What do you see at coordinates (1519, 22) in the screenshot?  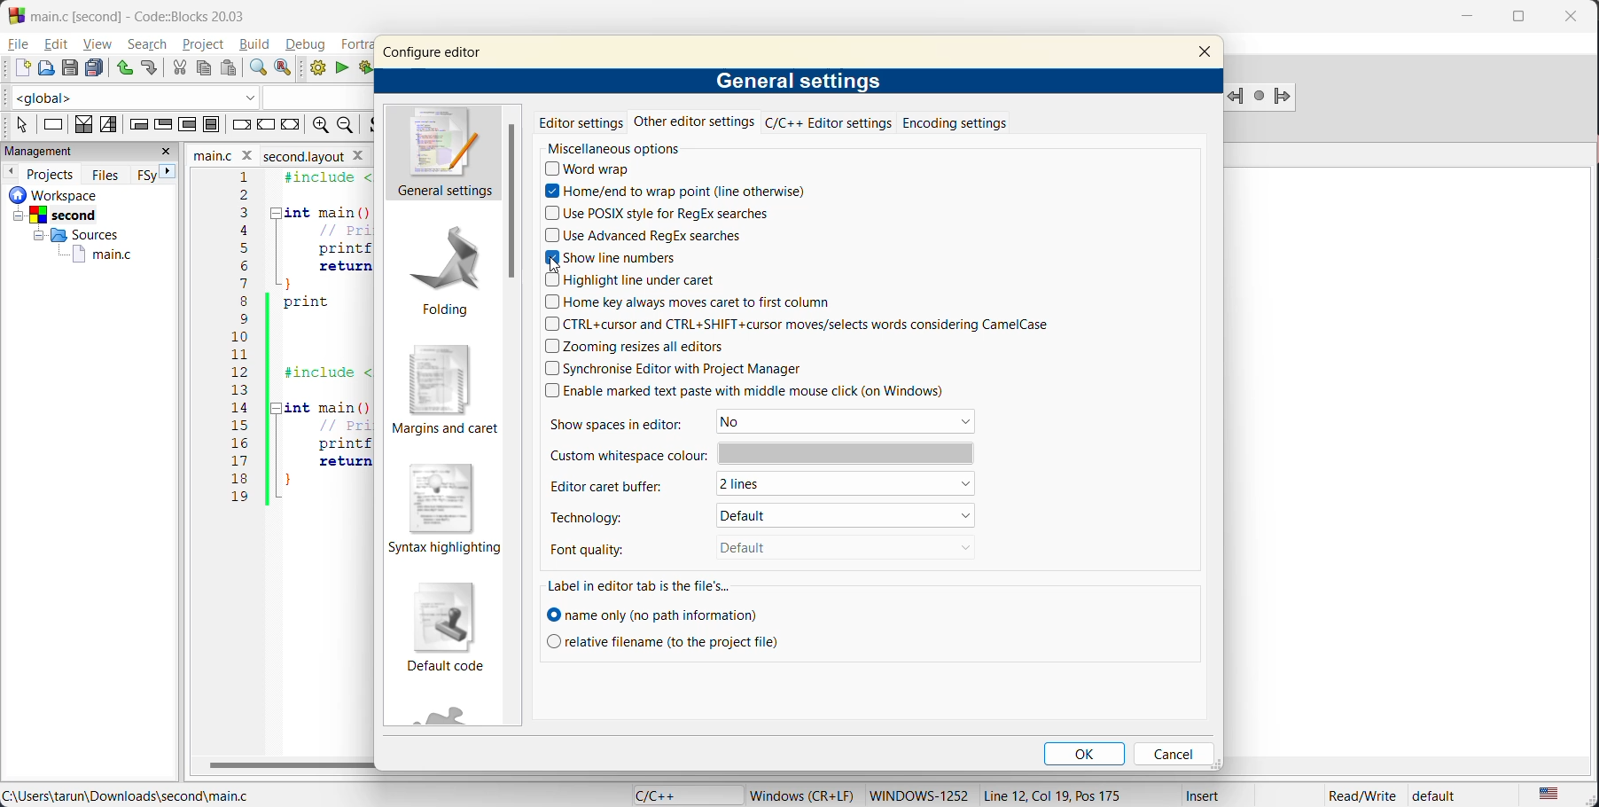 I see `maximize` at bounding box center [1519, 22].